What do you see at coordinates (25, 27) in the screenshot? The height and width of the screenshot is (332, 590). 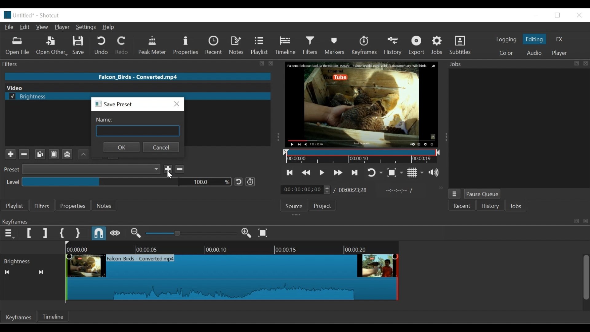 I see `Edit` at bounding box center [25, 27].